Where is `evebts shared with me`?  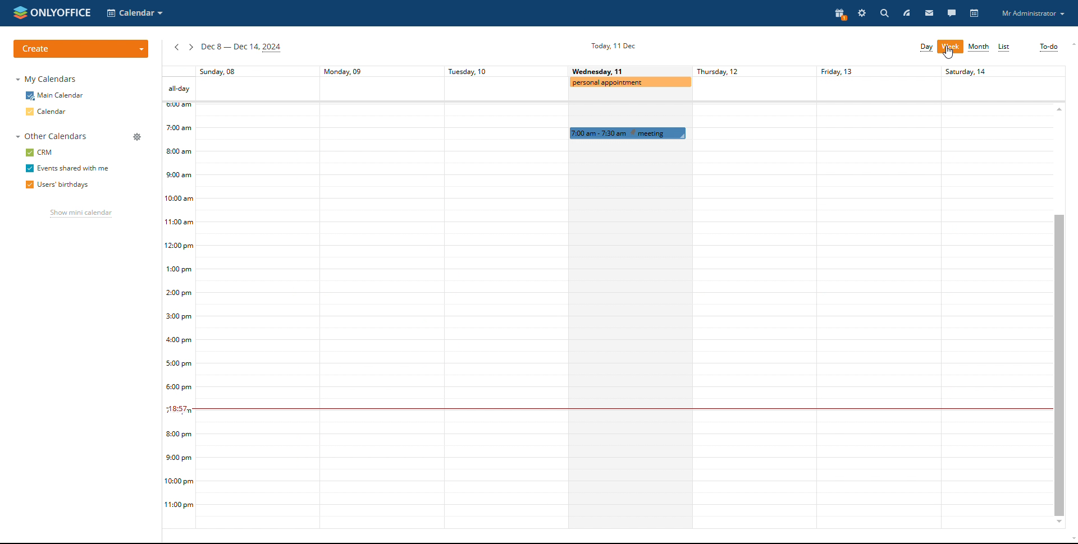 evebts shared with me is located at coordinates (68, 168).